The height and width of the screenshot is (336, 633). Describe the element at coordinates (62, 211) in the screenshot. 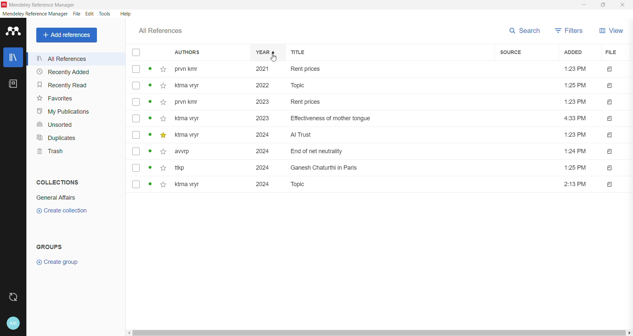

I see `Create Collection` at that location.